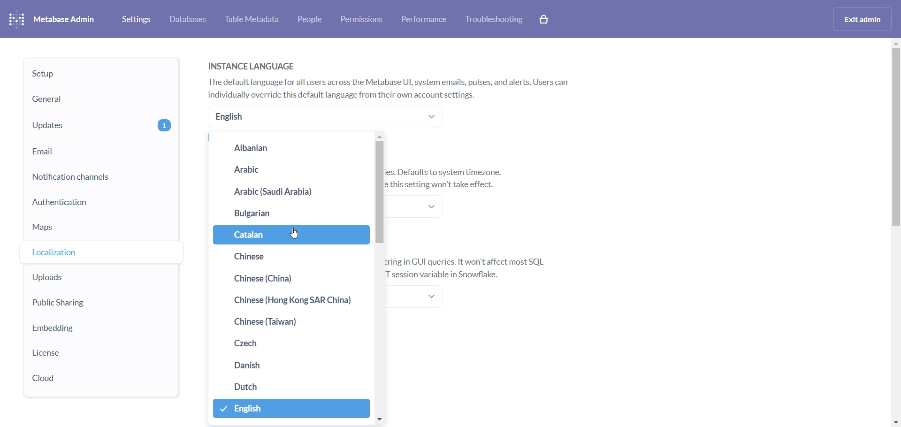 The width and height of the screenshot is (901, 427). Describe the element at coordinates (57, 17) in the screenshot. I see `metabase admin` at that location.